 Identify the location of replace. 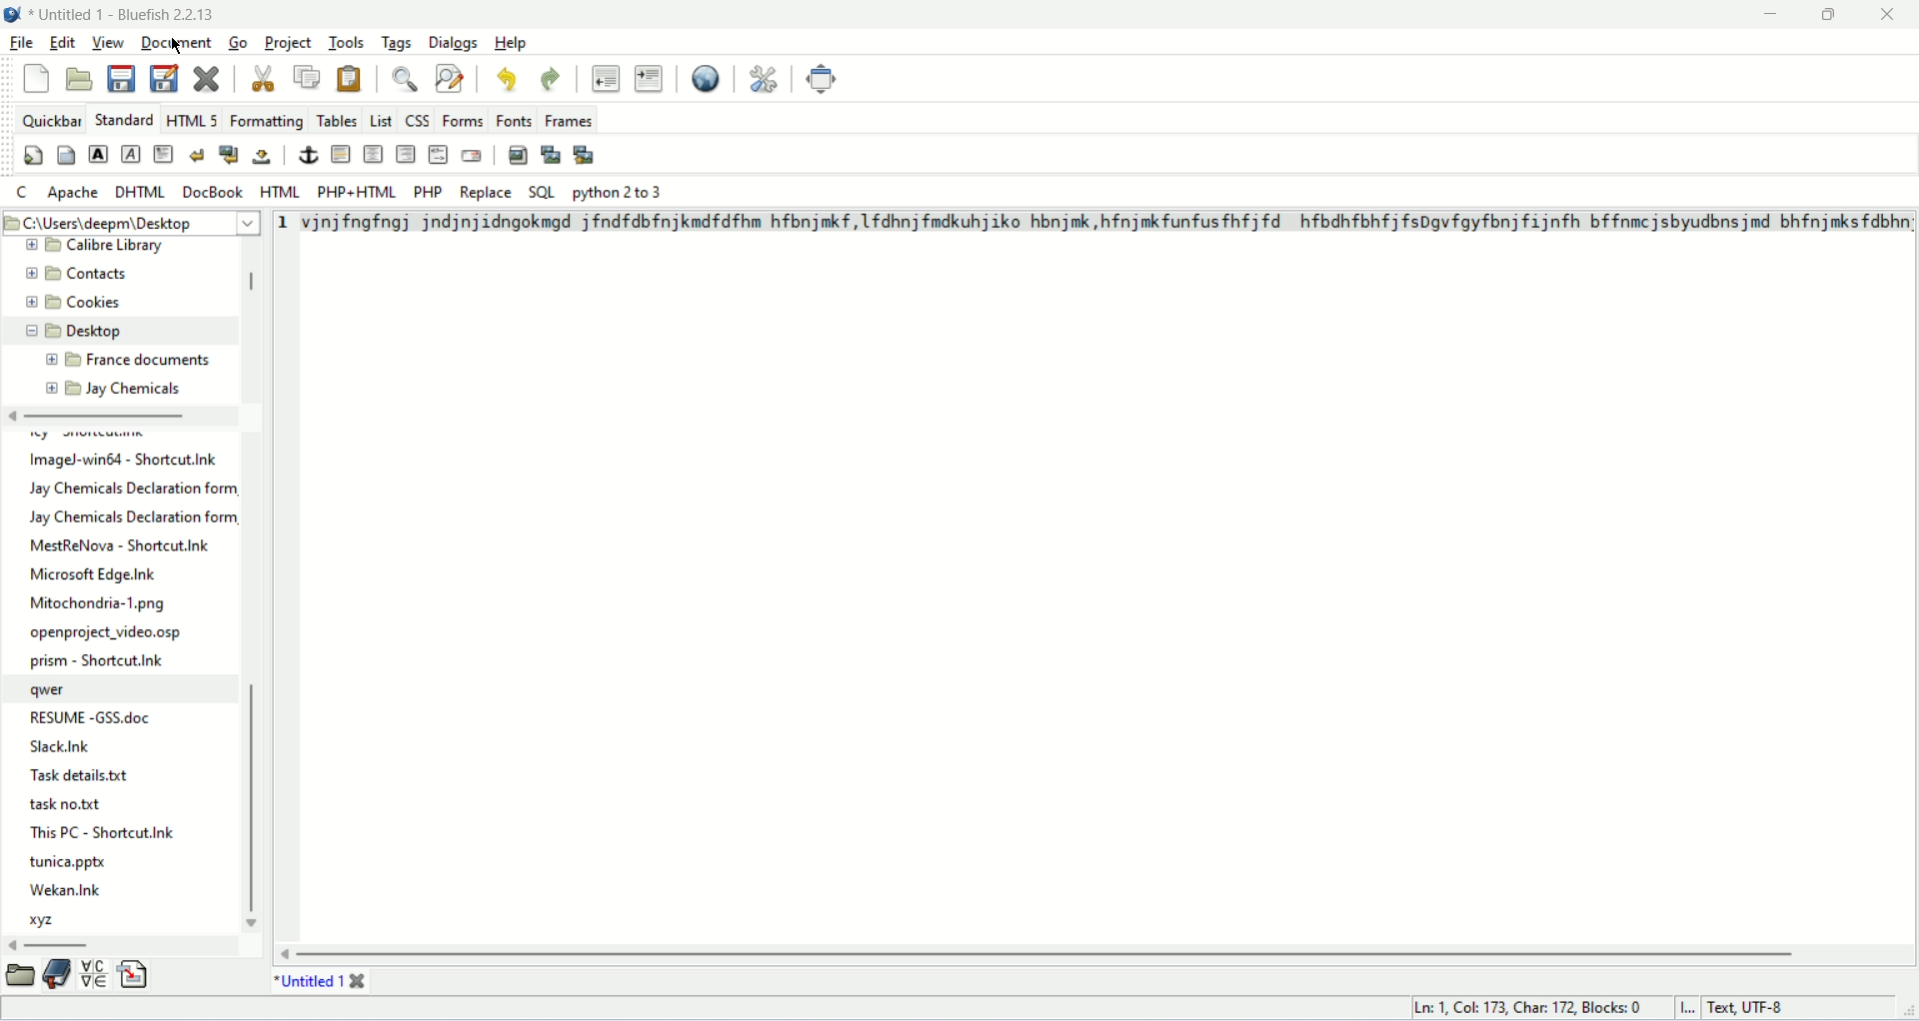
(487, 193).